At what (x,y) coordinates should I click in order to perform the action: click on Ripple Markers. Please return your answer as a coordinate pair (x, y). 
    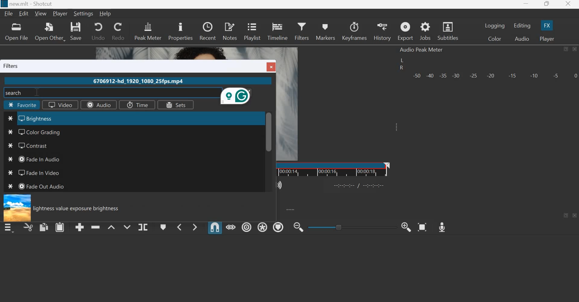
    Looking at the image, I should click on (278, 227).